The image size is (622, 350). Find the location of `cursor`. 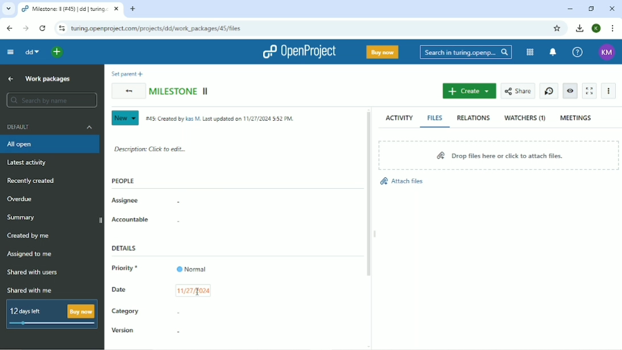

cursor is located at coordinates (197, 292).